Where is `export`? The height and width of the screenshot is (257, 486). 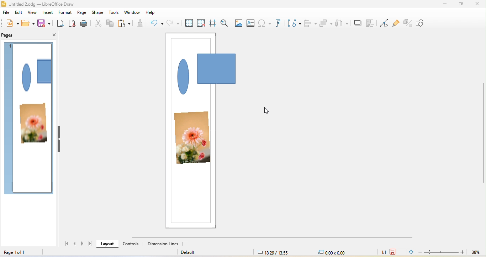
export is located at coordinates (60, 24).